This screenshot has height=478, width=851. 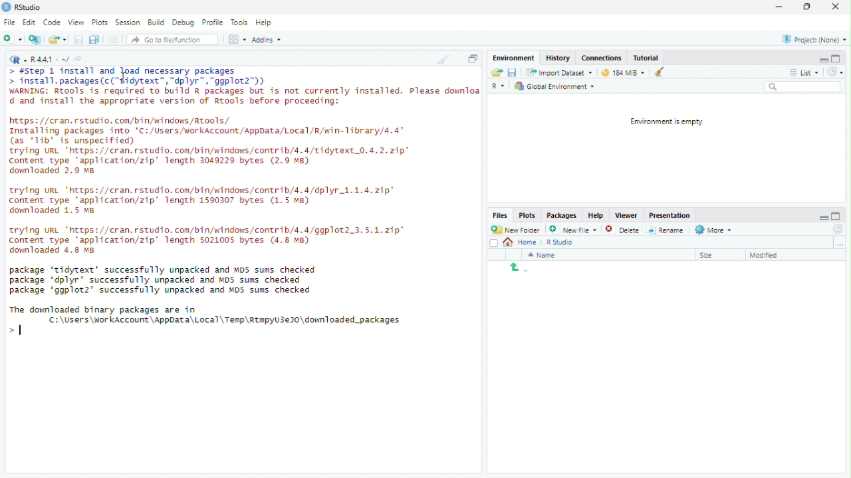 I want to click on Minimize, so click(x=823, y=216).